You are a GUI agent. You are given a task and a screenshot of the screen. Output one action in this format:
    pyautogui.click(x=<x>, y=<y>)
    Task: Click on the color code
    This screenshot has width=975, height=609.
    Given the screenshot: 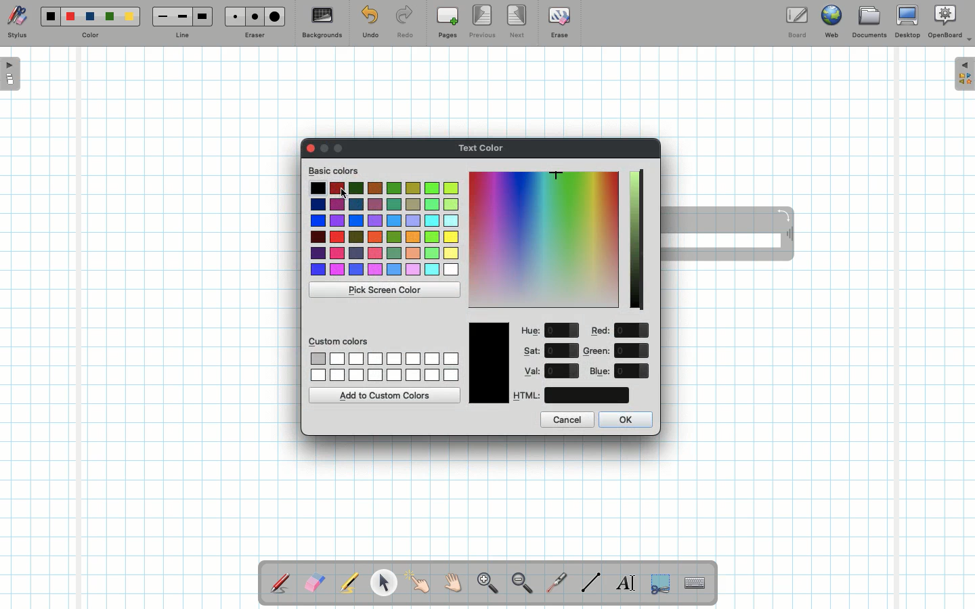 What is the action you would take?
    pyautogui.click(x=586, y=395)
    